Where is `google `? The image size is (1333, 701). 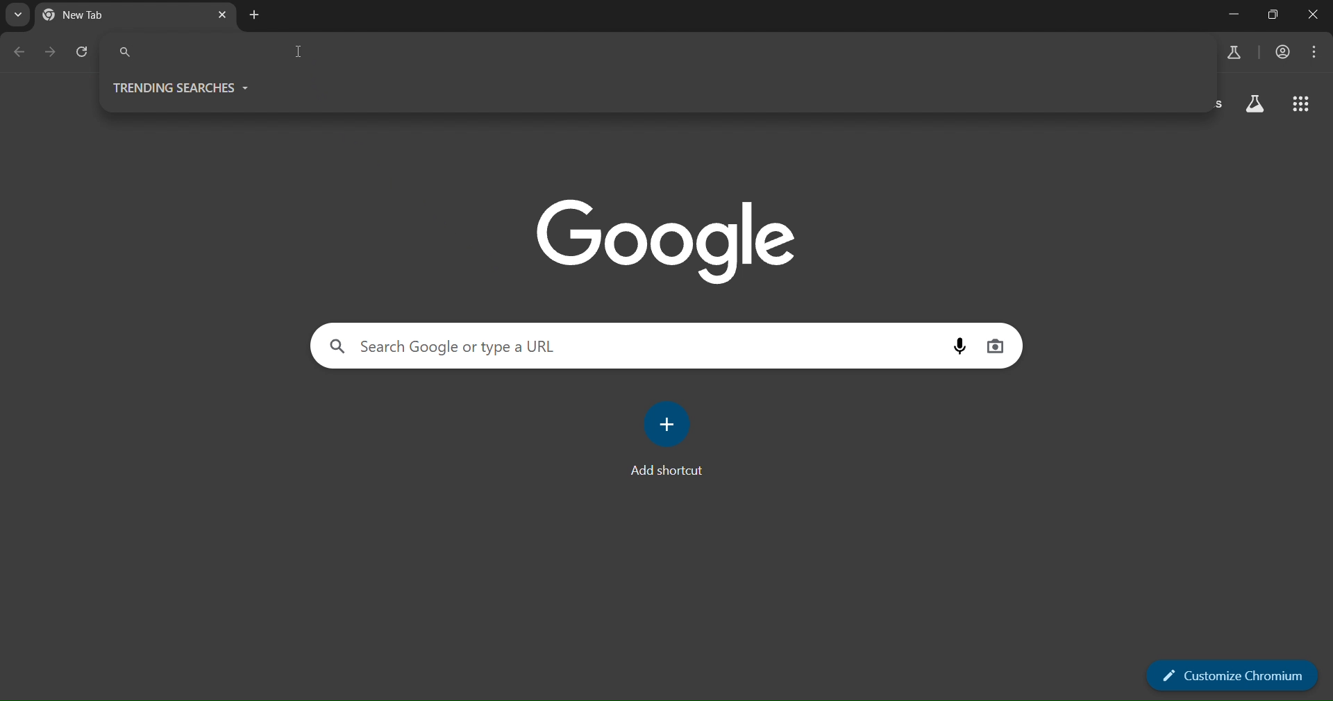
google  is located at coordinates (666, 238).